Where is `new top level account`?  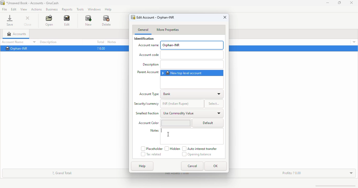 new top level account is located at coordinates (182, 73).